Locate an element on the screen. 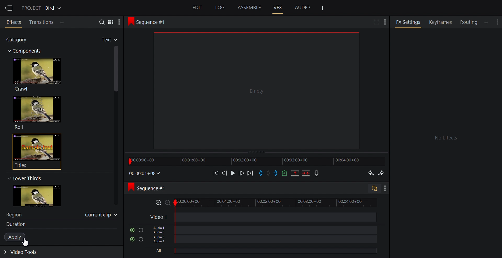 This screenshot has height=258, width=502. Audio Track 1, Audio Track 2 is located at coordinates (261, 229).